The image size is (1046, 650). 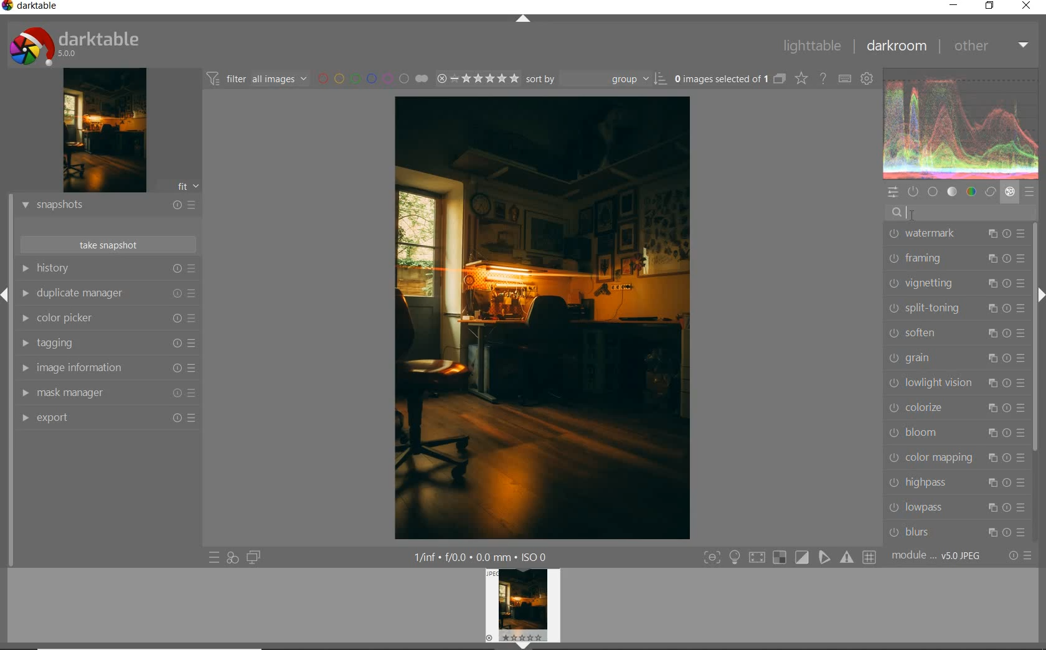 What do you see at coordinates (844, 80) in the screenshot?
I see `set keyboard shortcuts` at bounding box center [844, 80].